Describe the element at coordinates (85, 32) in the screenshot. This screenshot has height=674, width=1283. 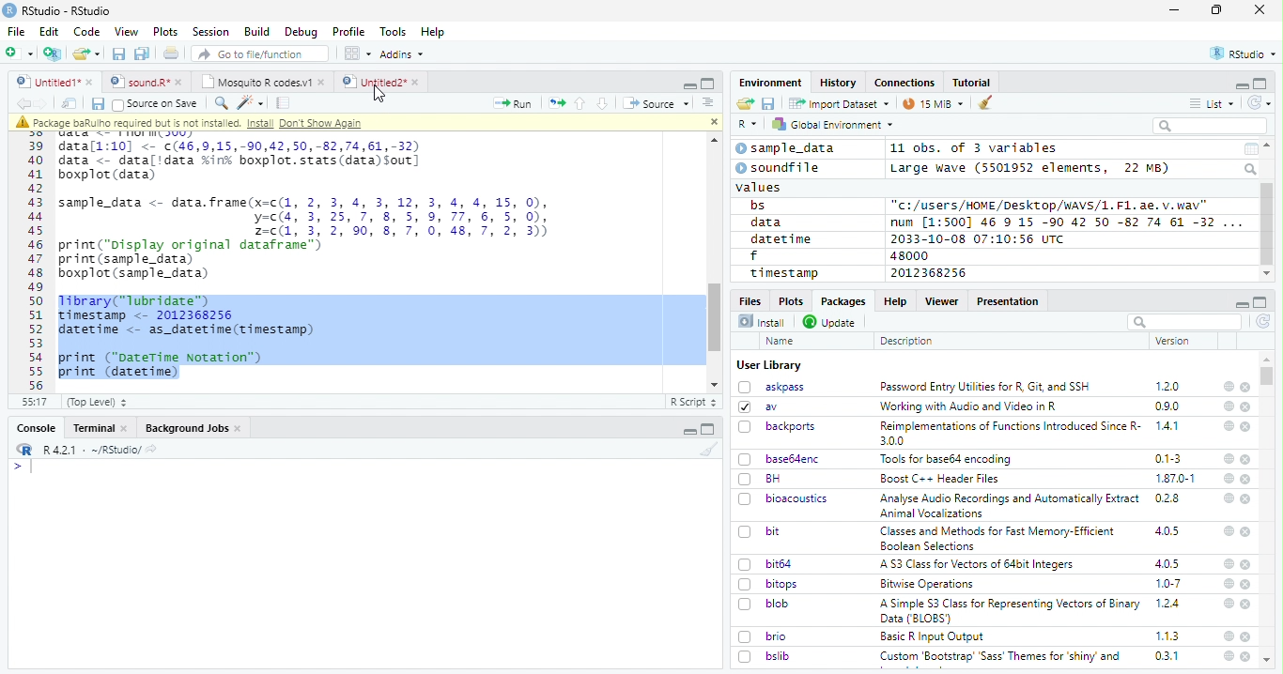
I see `Code` at that location.